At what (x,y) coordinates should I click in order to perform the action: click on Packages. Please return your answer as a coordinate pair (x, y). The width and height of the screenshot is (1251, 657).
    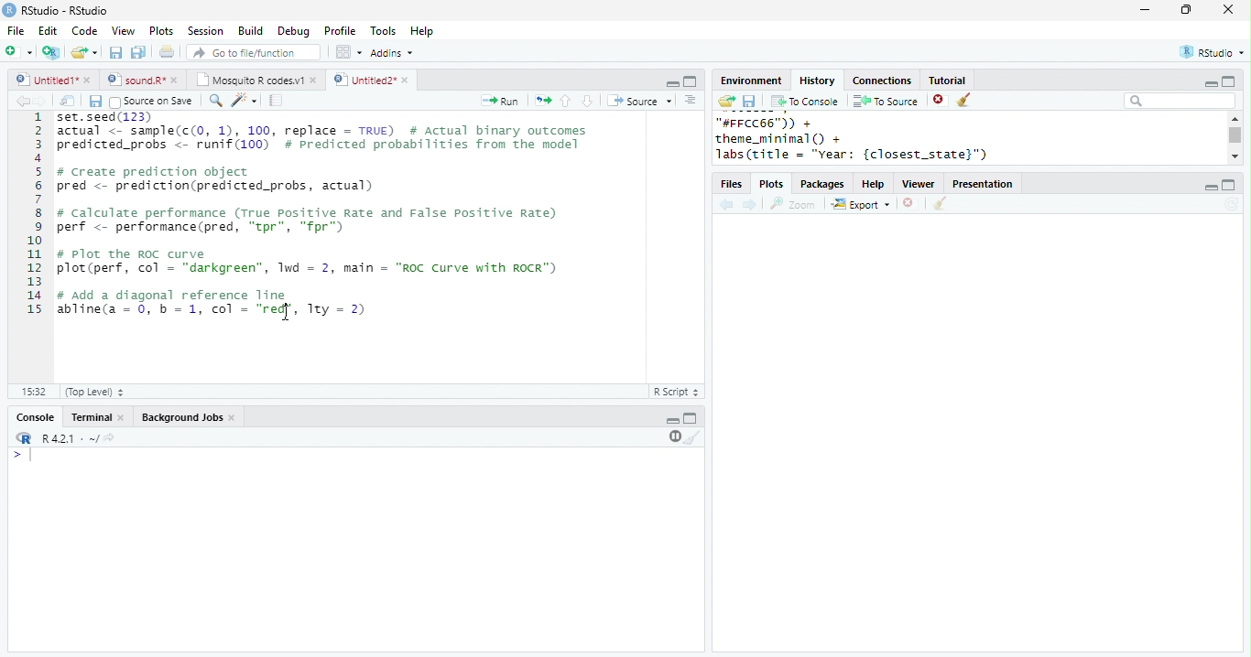
    Looking at the image, I should click on (822, 185).